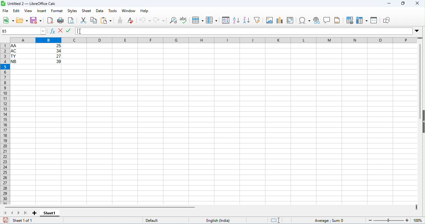 Image resolution: width=425 pixels, height=224 pixels. I want to click on save, so click(6, 220).